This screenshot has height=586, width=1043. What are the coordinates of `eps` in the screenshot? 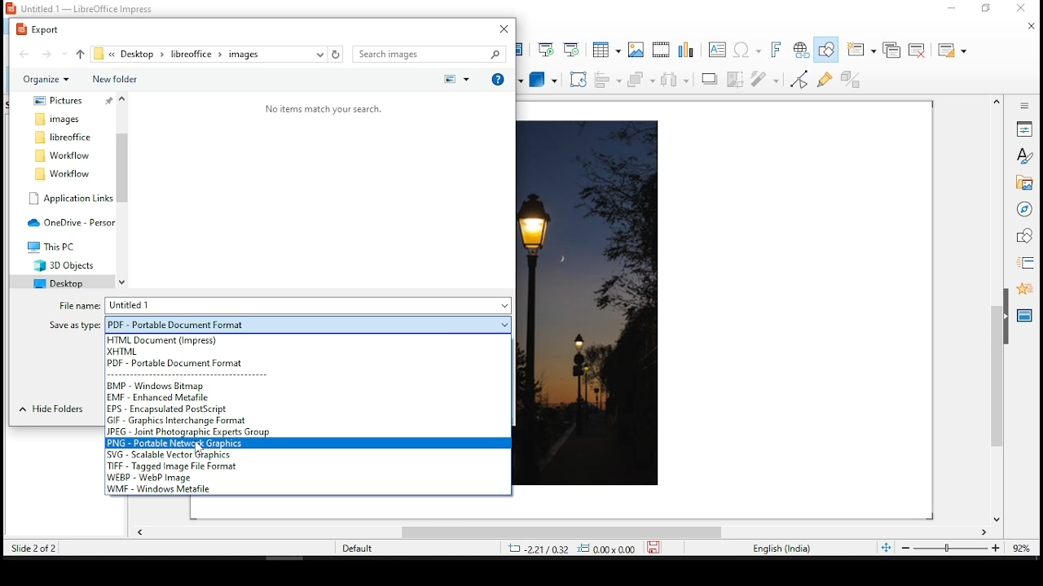 It's located at (171, 409).